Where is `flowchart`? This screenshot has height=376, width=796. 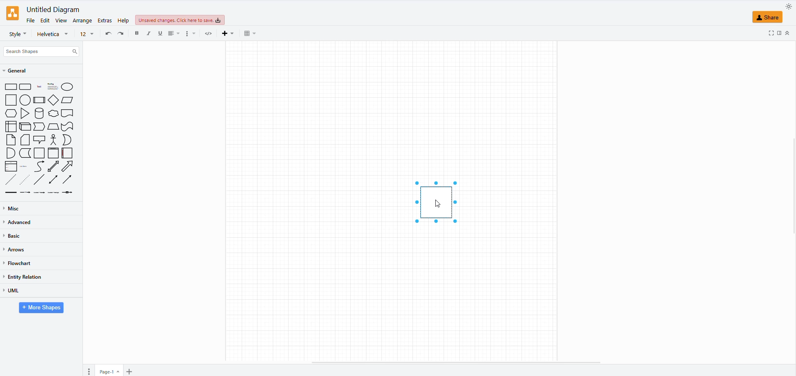
flowchart is located at coordinates (18, 263).